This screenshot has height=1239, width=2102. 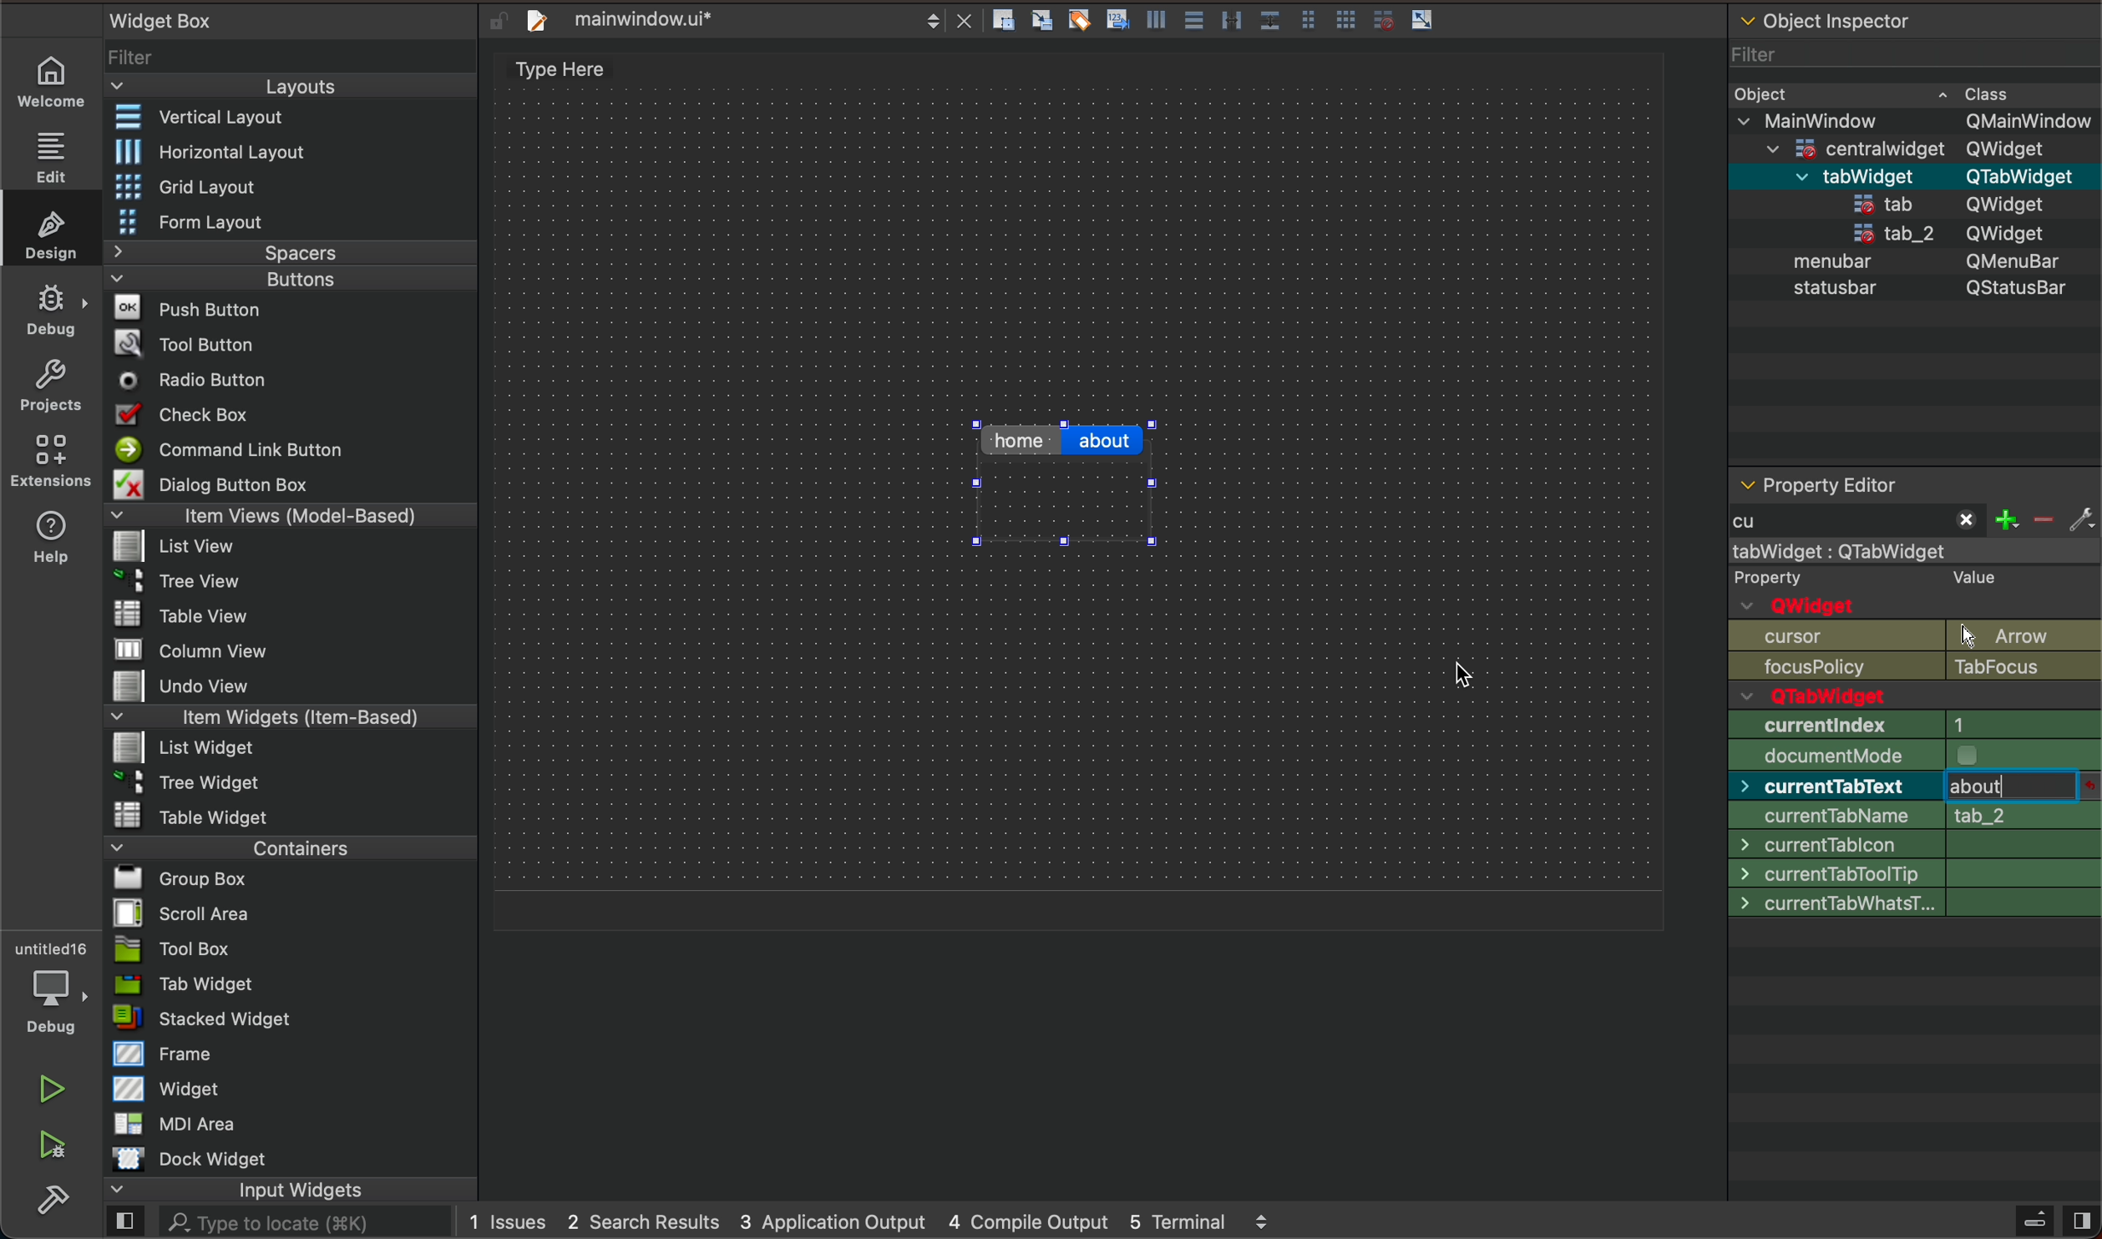 I want to click on Tab Widget, so click(x=190, y=983).